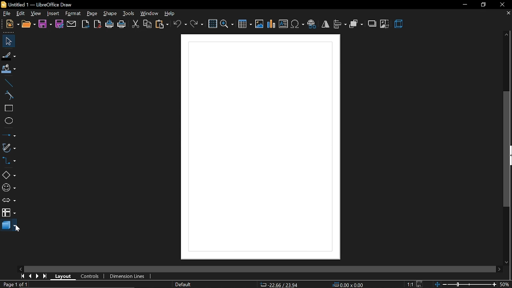 This screenshot has width=512, height=288. I want to click on new, so click(12, 24).